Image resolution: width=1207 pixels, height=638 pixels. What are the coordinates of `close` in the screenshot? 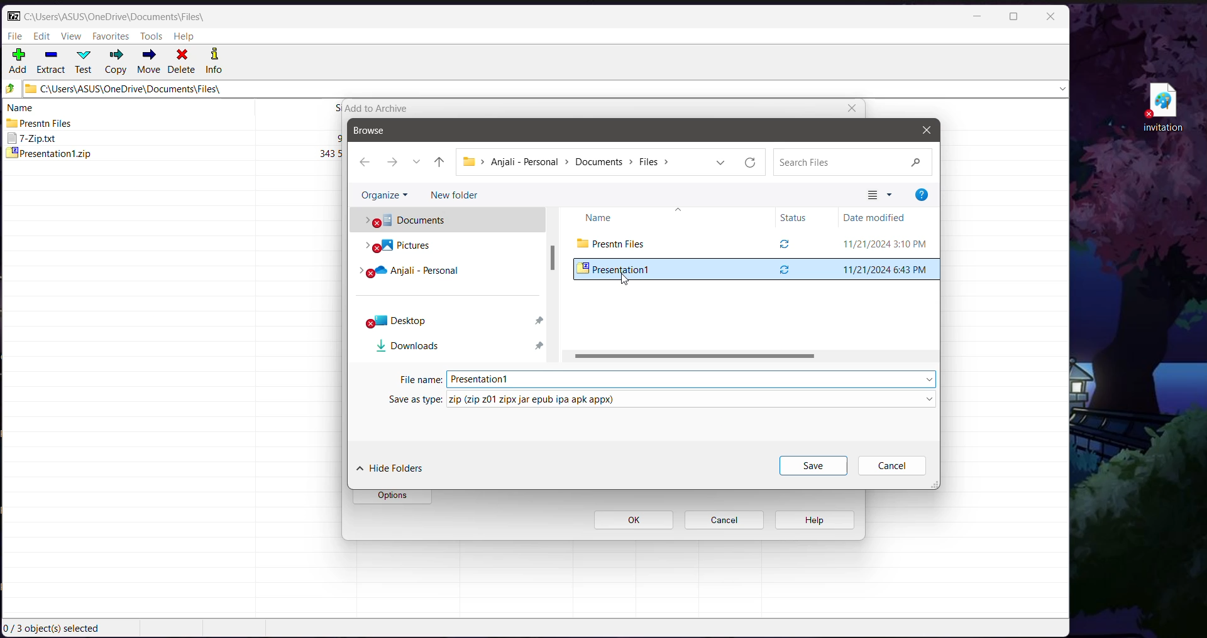 It's located at (853, 109).